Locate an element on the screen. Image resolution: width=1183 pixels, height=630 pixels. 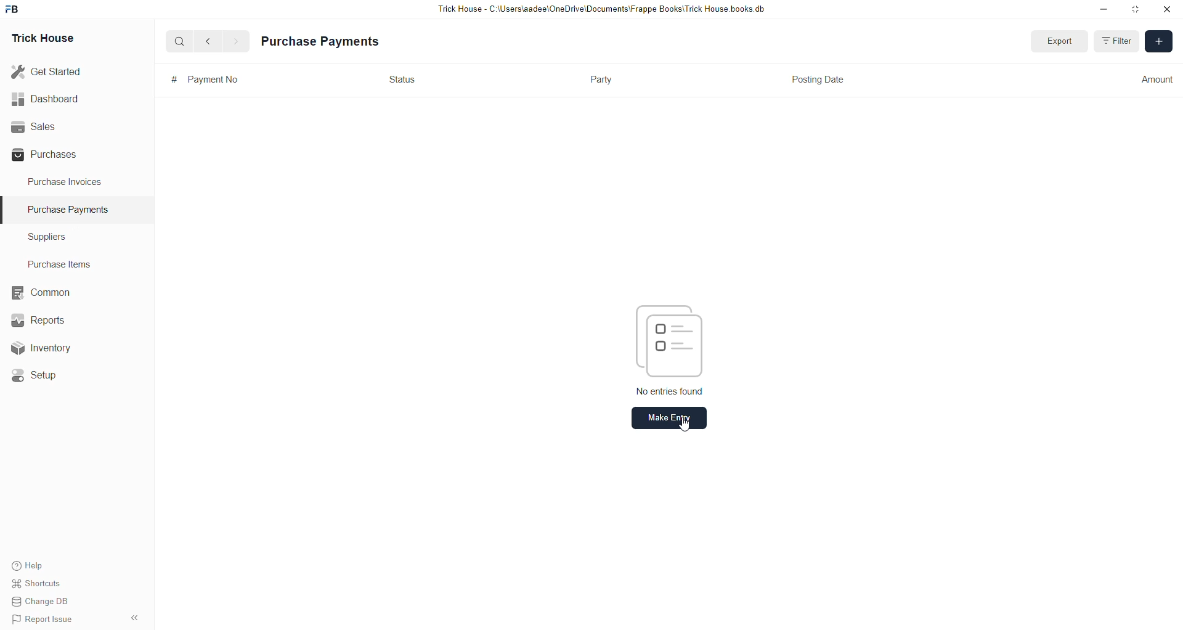
Report Issue is located at coordinates (40, 618).